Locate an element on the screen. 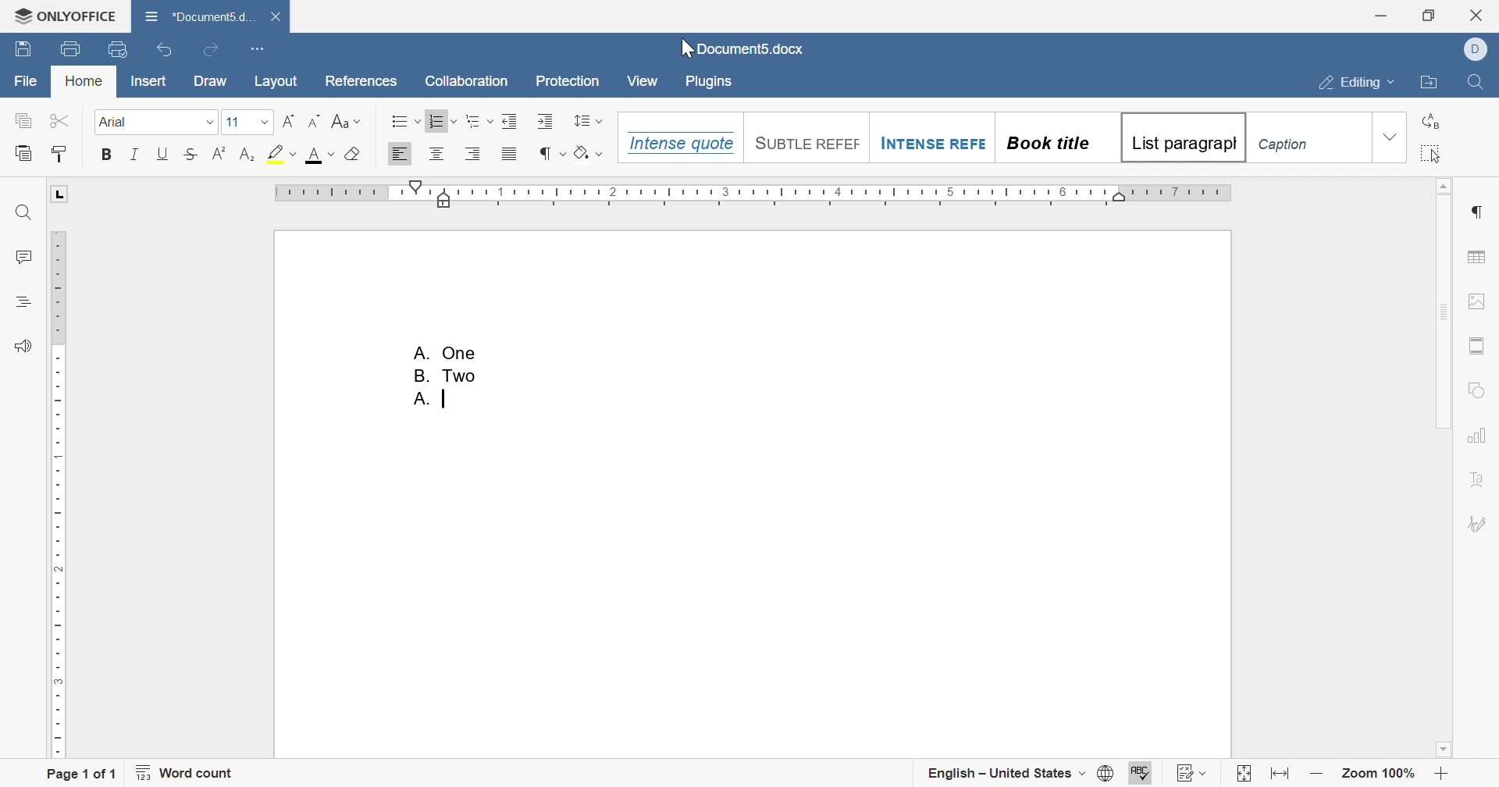  find is located at coordinates (1483, 82).